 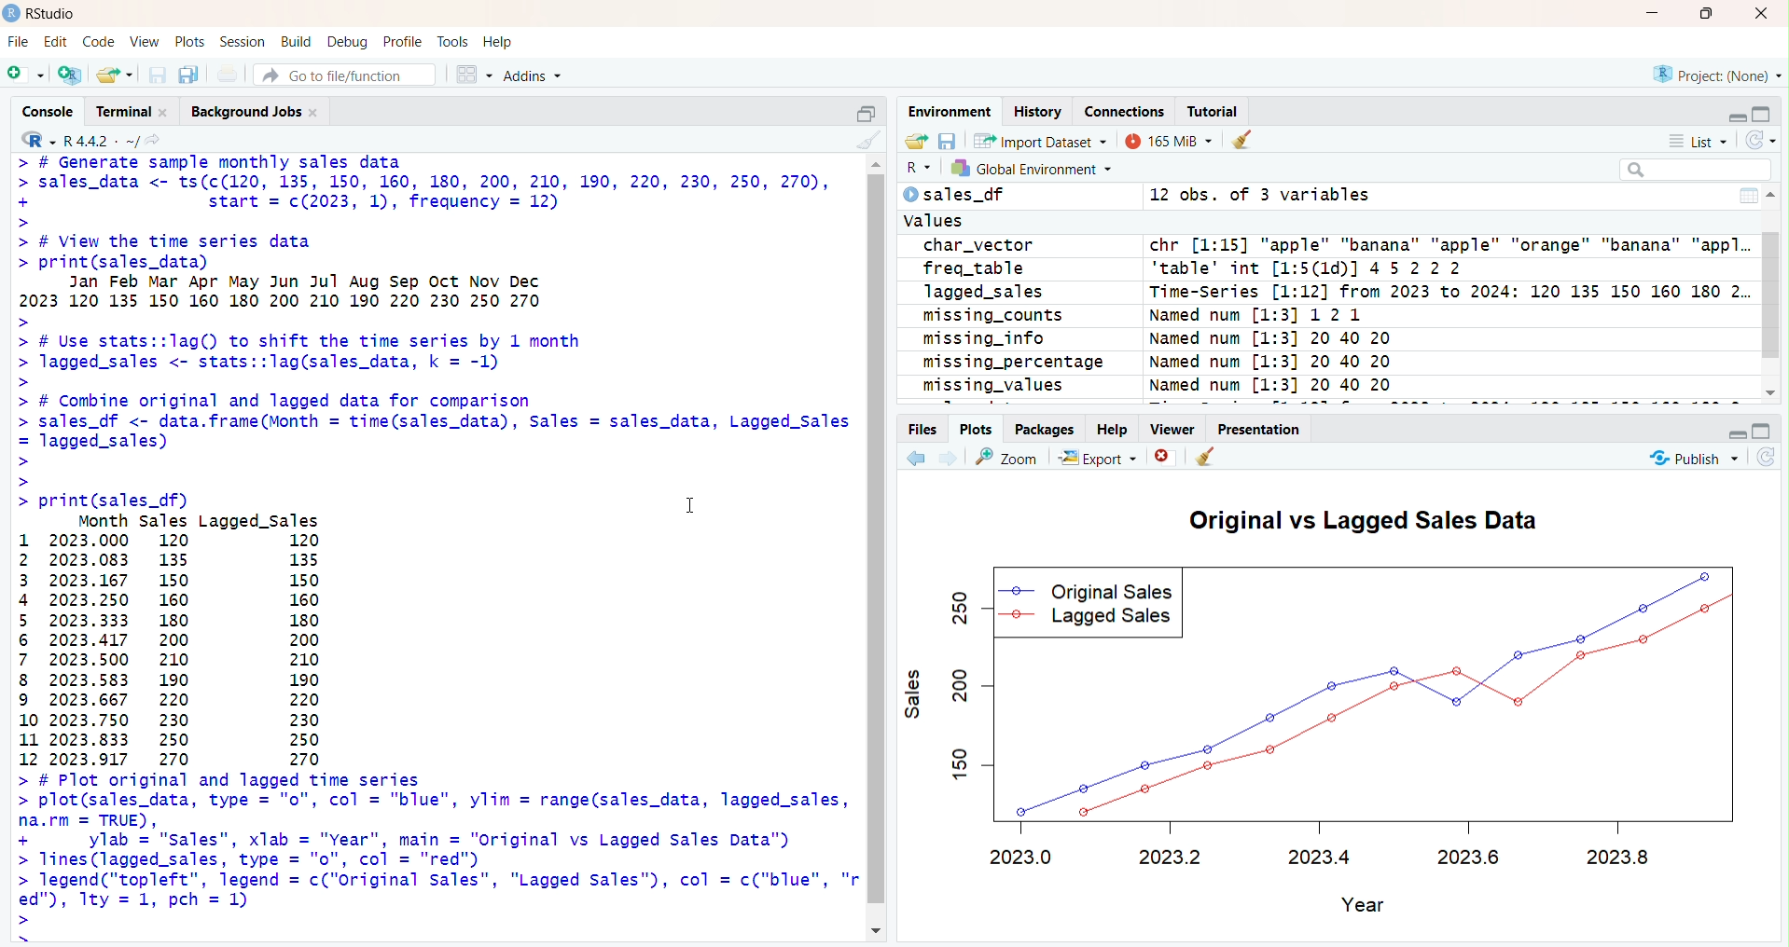 I want to click on open an existing file, so click(x=115, y=75).